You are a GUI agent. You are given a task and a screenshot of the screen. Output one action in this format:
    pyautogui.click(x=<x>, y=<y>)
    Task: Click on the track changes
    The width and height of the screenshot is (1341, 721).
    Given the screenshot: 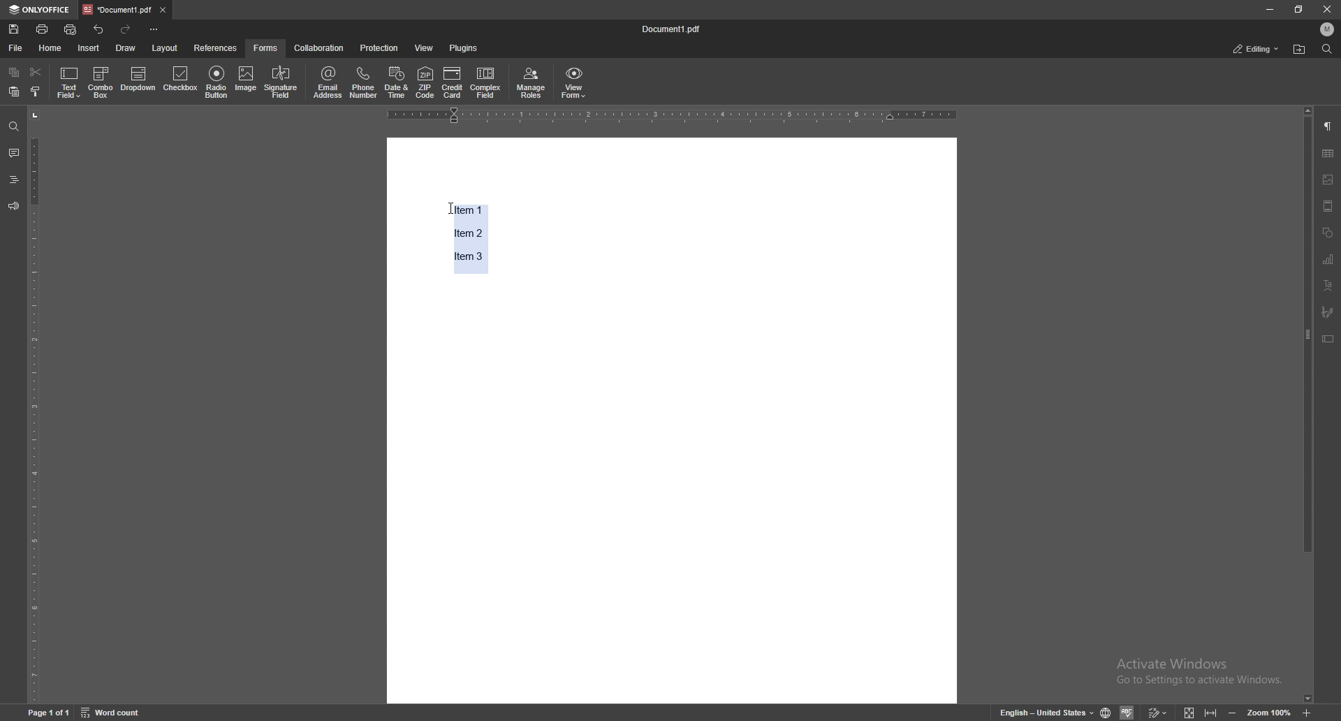 What is the action you would take?
    pyautogui.click(x=1157, y=711)
    